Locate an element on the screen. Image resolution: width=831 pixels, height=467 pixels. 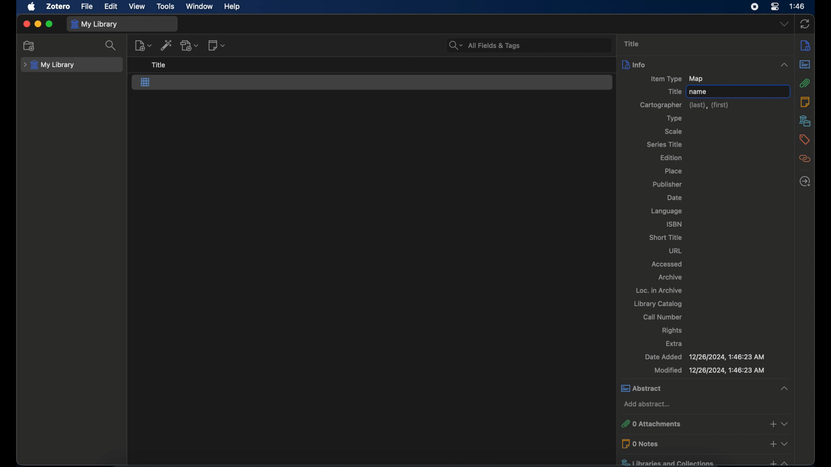
publisher is located at coordinates (669, 183).